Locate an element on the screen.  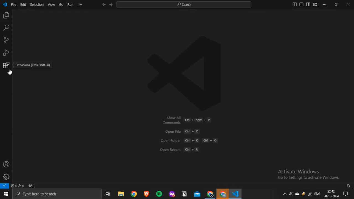
brave is located at coordinates (147, 193).